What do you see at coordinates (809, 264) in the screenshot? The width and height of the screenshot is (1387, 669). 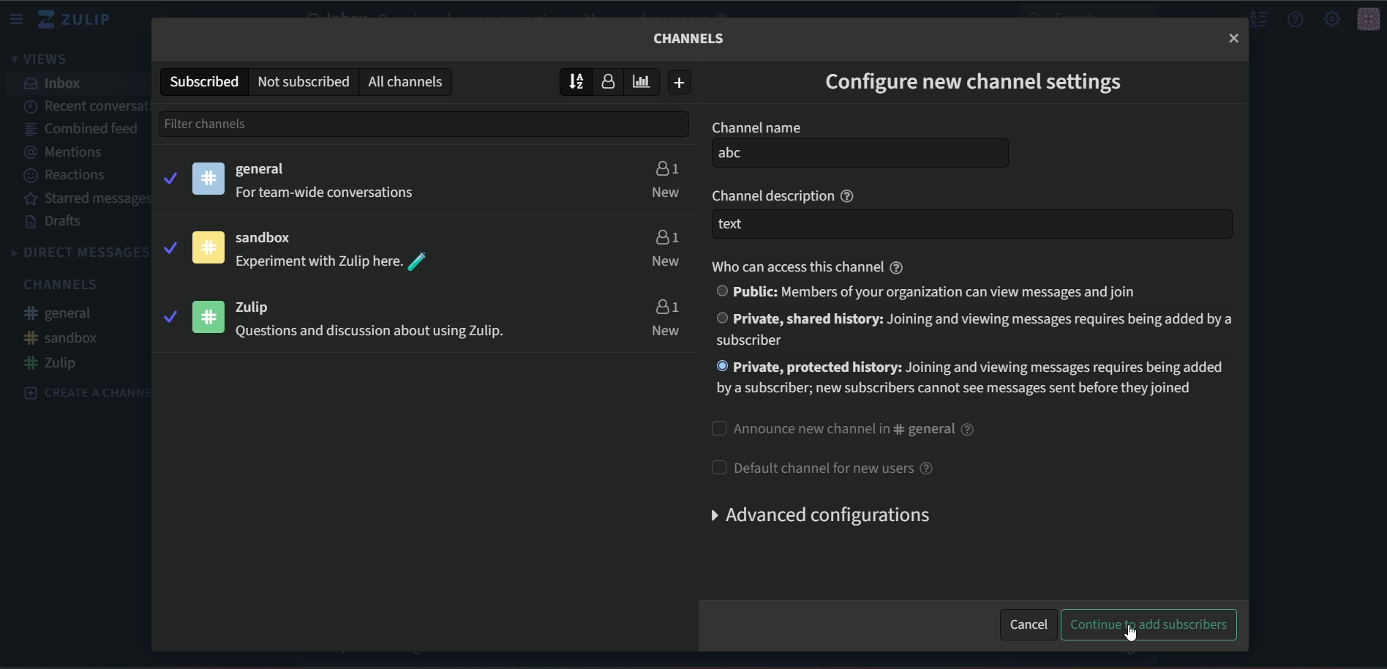 I see `Who can access this channel` at bounding box center [809, 264].